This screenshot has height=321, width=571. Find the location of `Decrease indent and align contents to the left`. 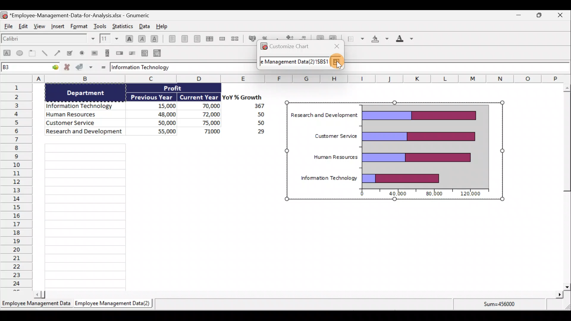

Decrease indent and align contents to the left is located at coordinates (319, 37).